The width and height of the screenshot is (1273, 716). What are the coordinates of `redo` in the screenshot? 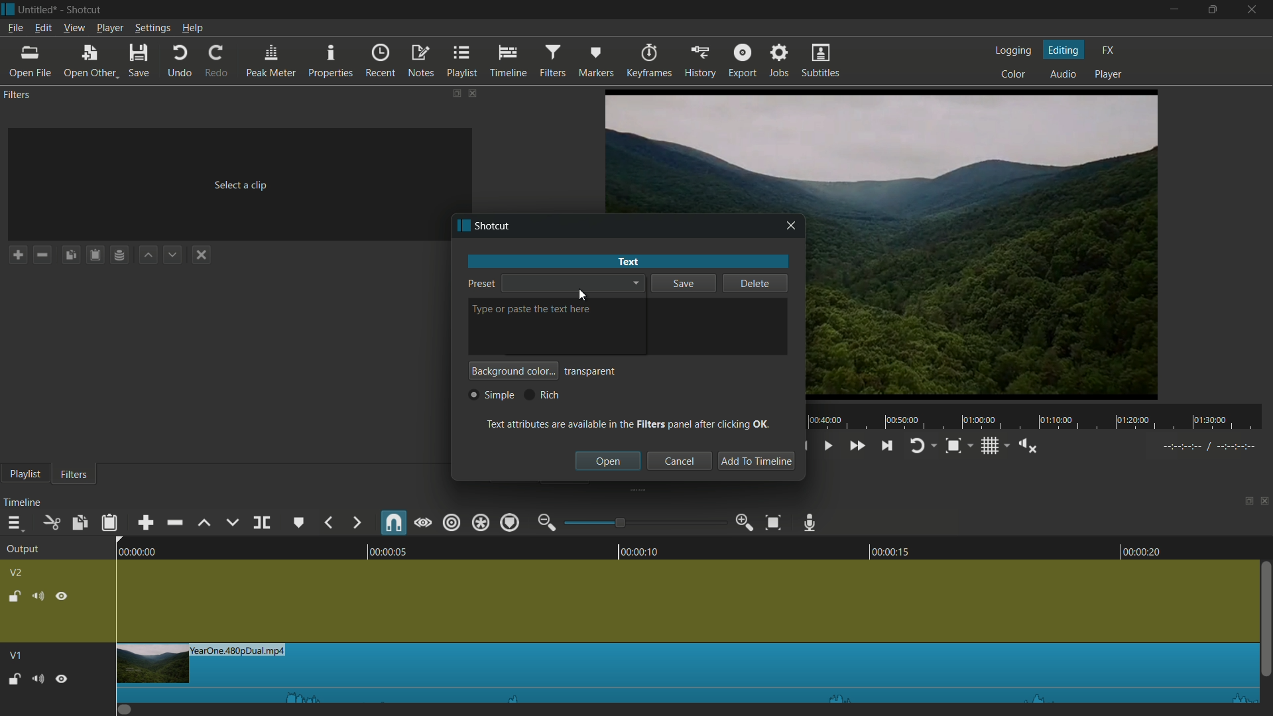 It's located at (217, 61).